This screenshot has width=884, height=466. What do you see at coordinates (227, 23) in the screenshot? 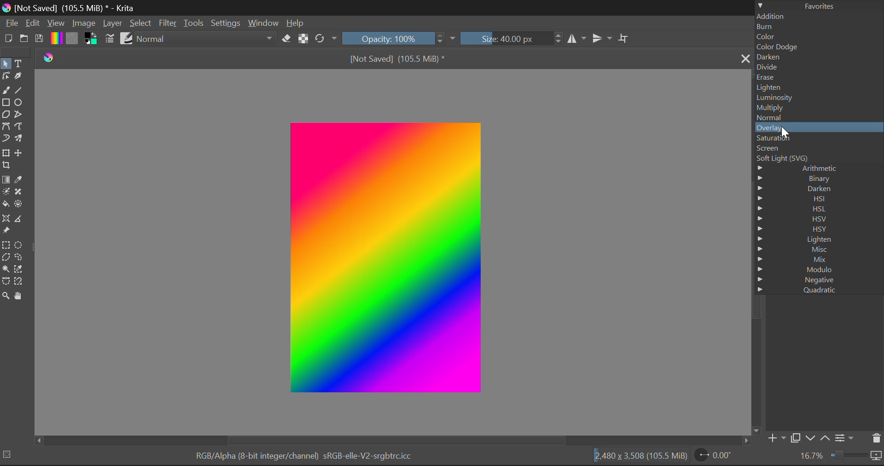
I see `Settings` at bounding box center [227, 23].